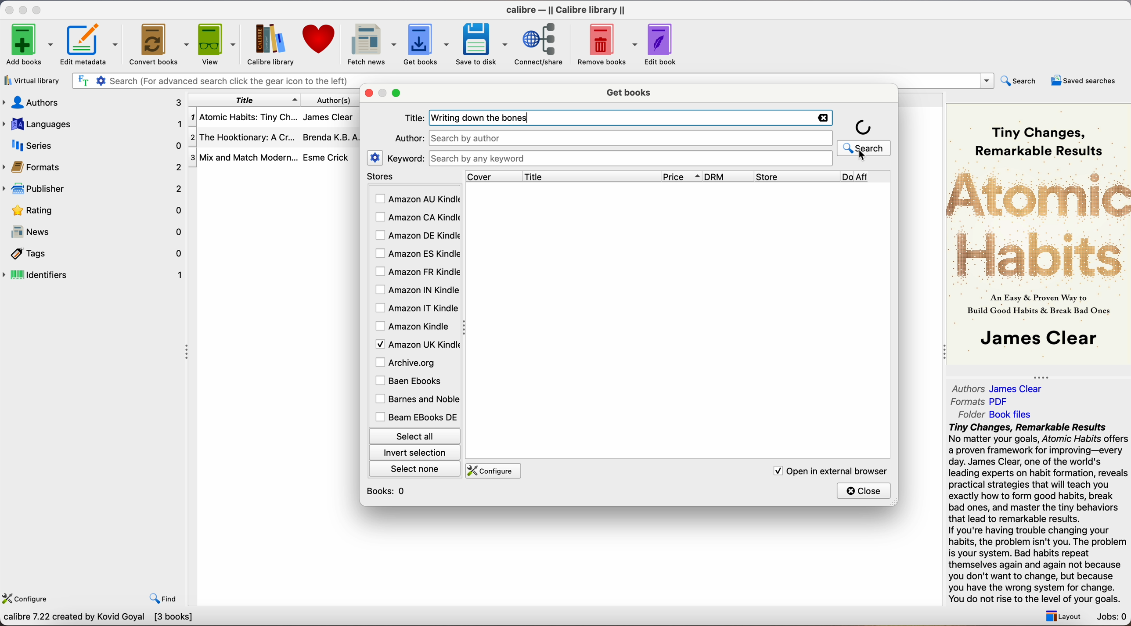  I want to click on find, so click(163, 598).